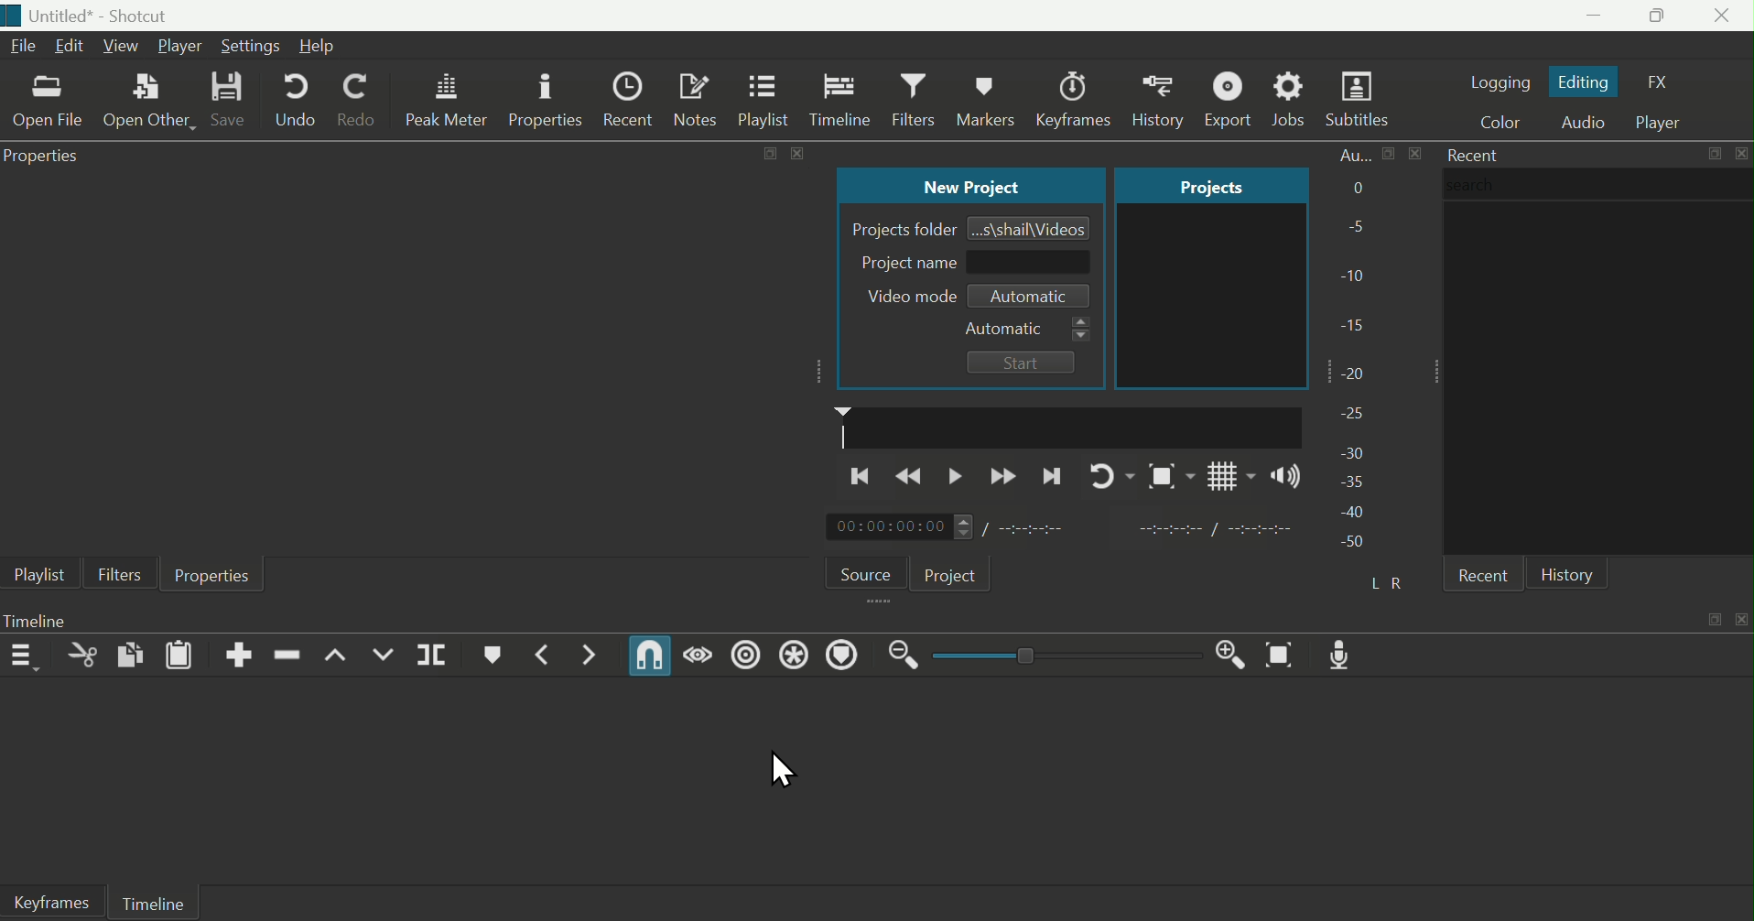  Describe the element at coordinates (179, 46) in the screenshot. I see `Player` at that location.